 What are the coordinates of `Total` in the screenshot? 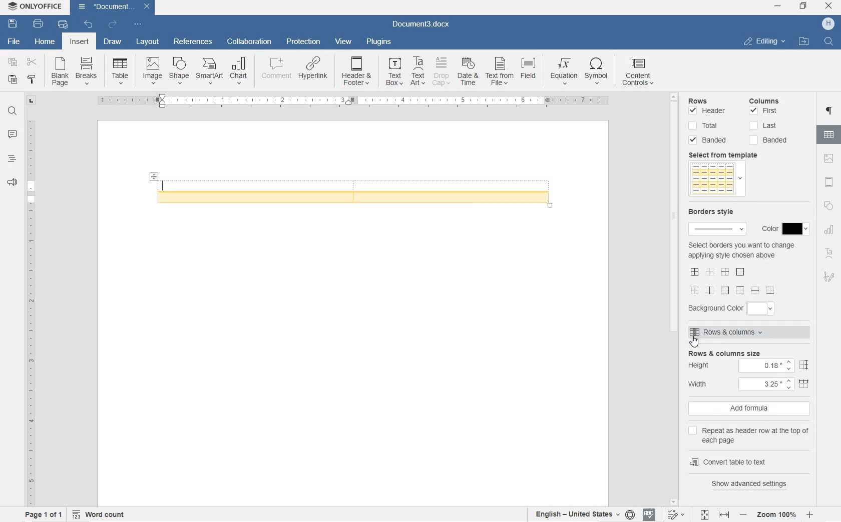 It's located at (705, 126).